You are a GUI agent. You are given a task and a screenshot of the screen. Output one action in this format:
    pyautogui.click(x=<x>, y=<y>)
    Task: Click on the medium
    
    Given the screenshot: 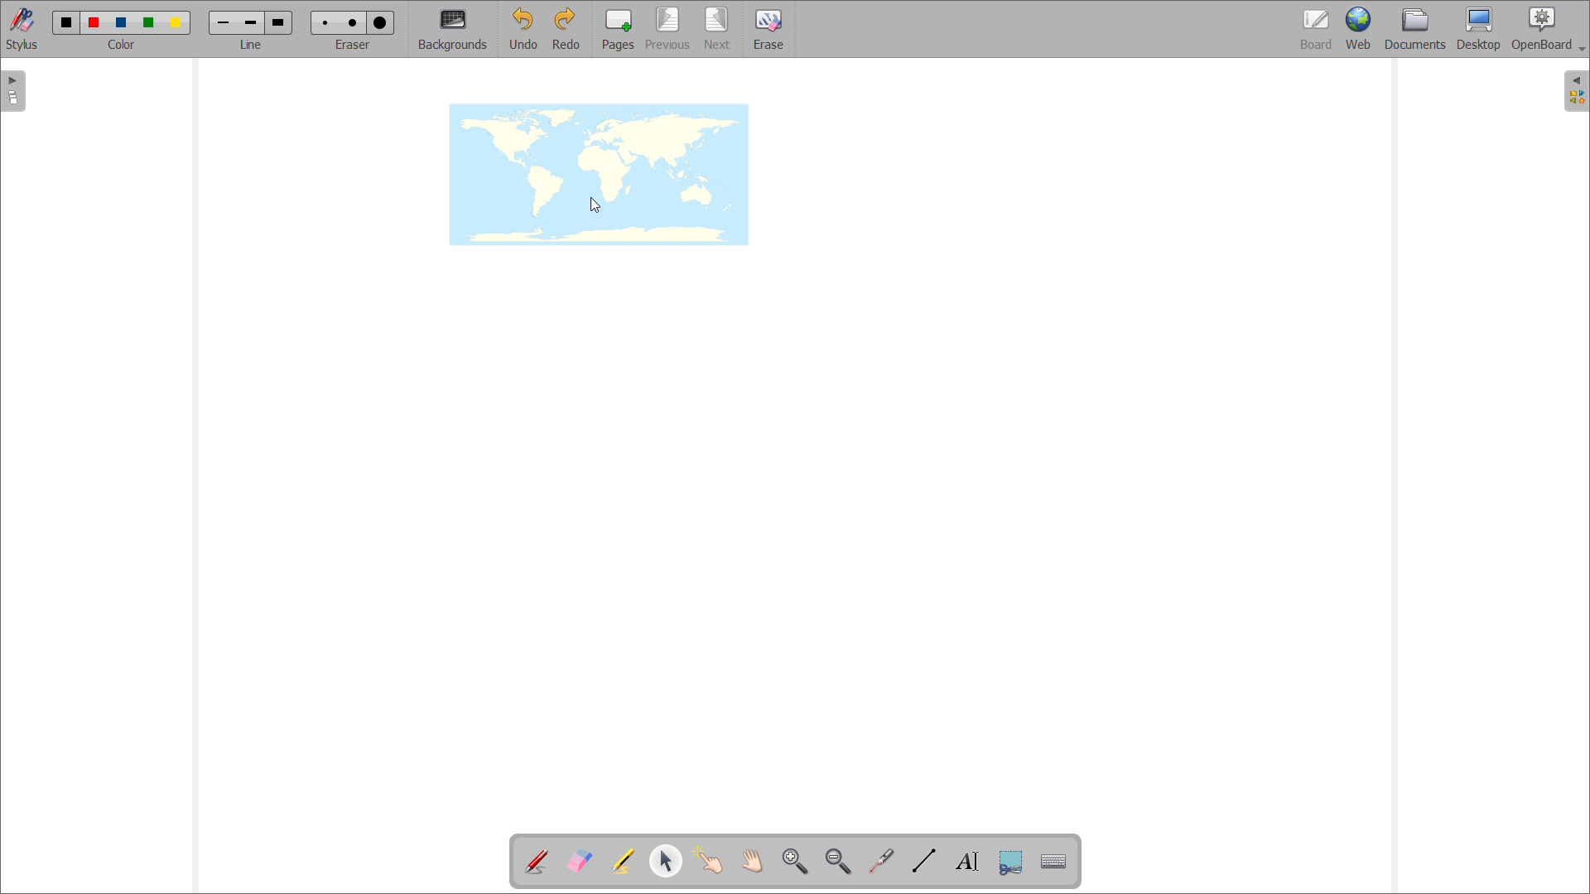 What is the action you would take?
    pyautogui.click(x=250, y=24)
    